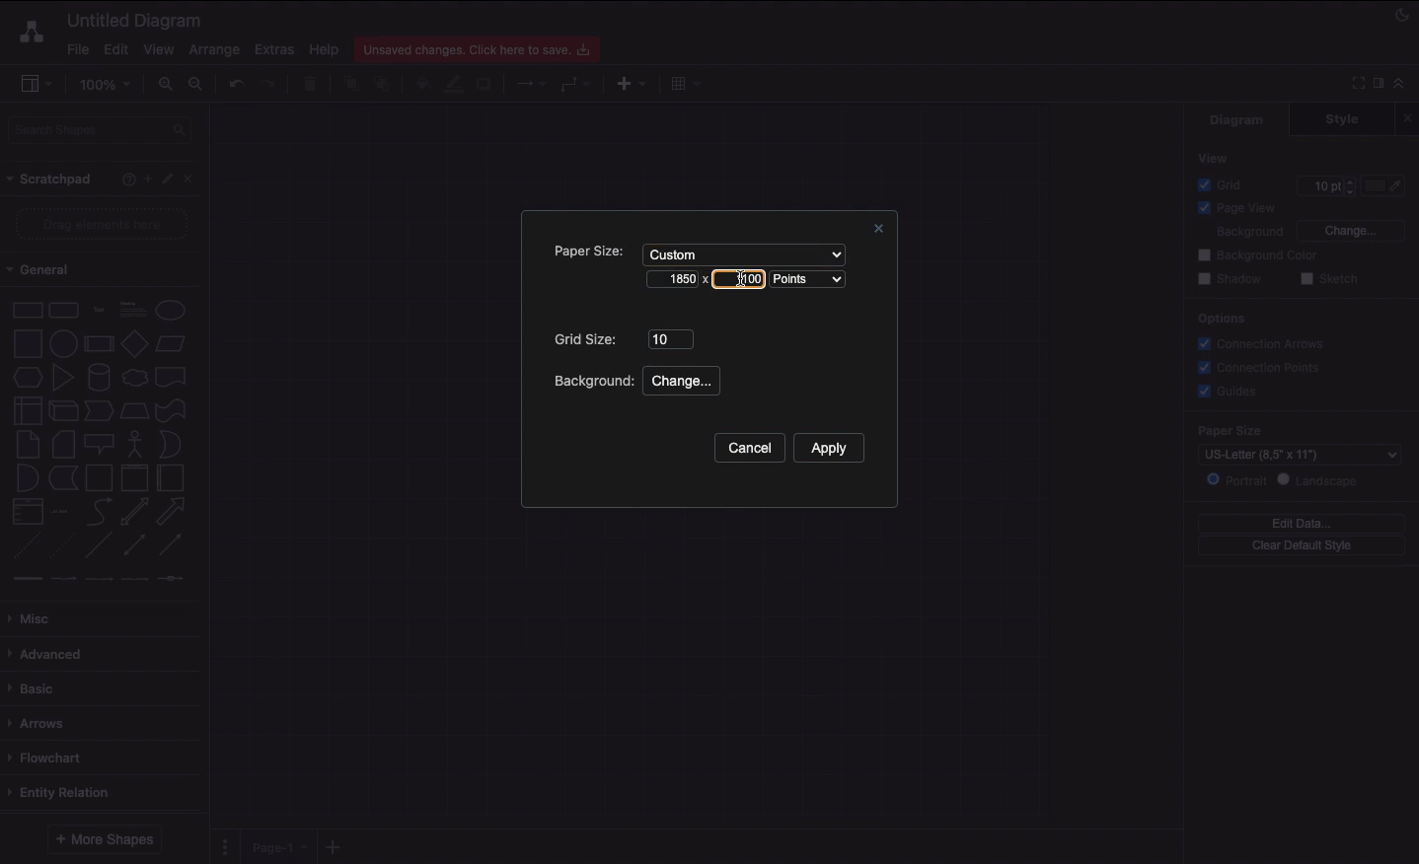 This screenshot has width=1419, height=864. Describe the element at coordinates (99, 510) in the screenshot. I see `Curved arrow` at that location.